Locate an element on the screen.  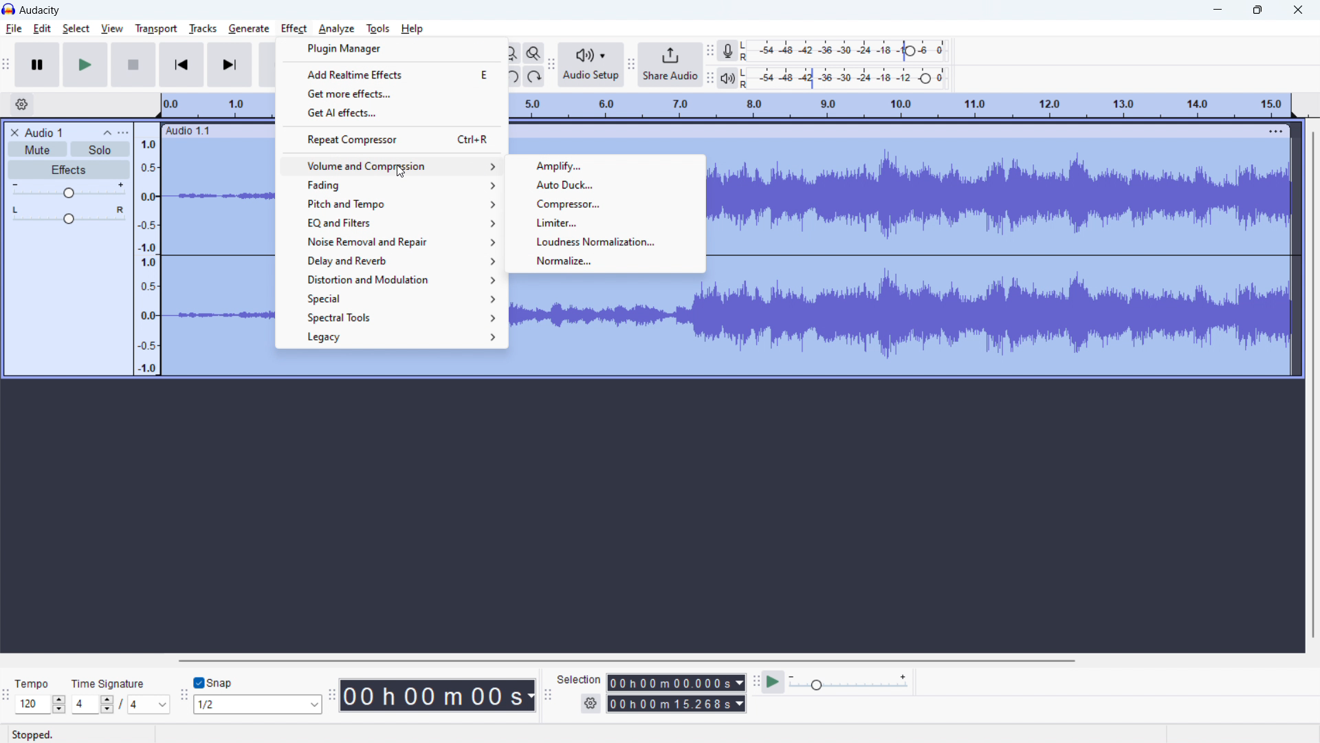
minimize is located at coordinates (1217, 10).